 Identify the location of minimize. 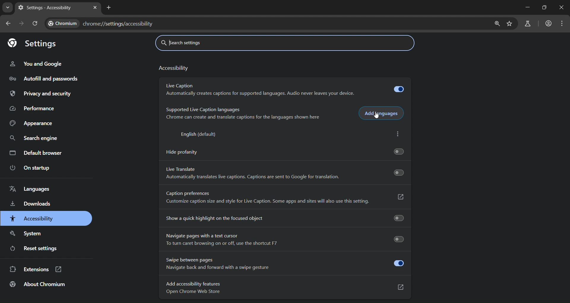
(527, 8).